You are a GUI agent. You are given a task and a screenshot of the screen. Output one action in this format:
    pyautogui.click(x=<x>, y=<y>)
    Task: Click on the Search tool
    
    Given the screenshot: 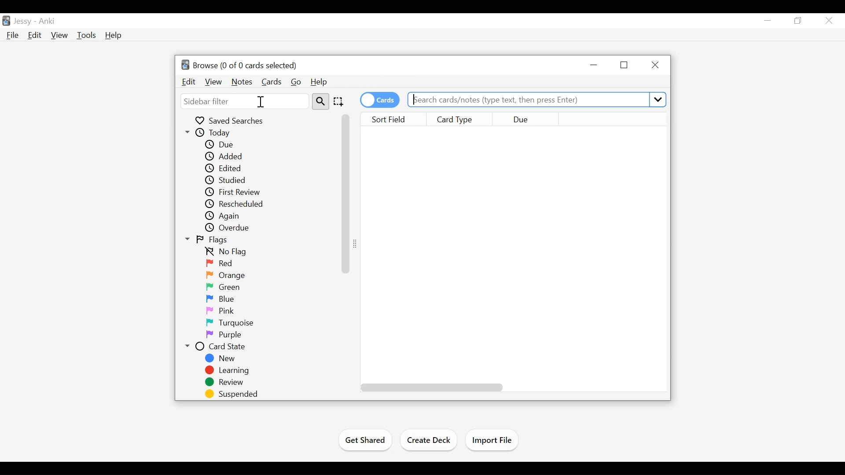 What is the action you would take?
    pyautogui.click(x=322, y=102)
    